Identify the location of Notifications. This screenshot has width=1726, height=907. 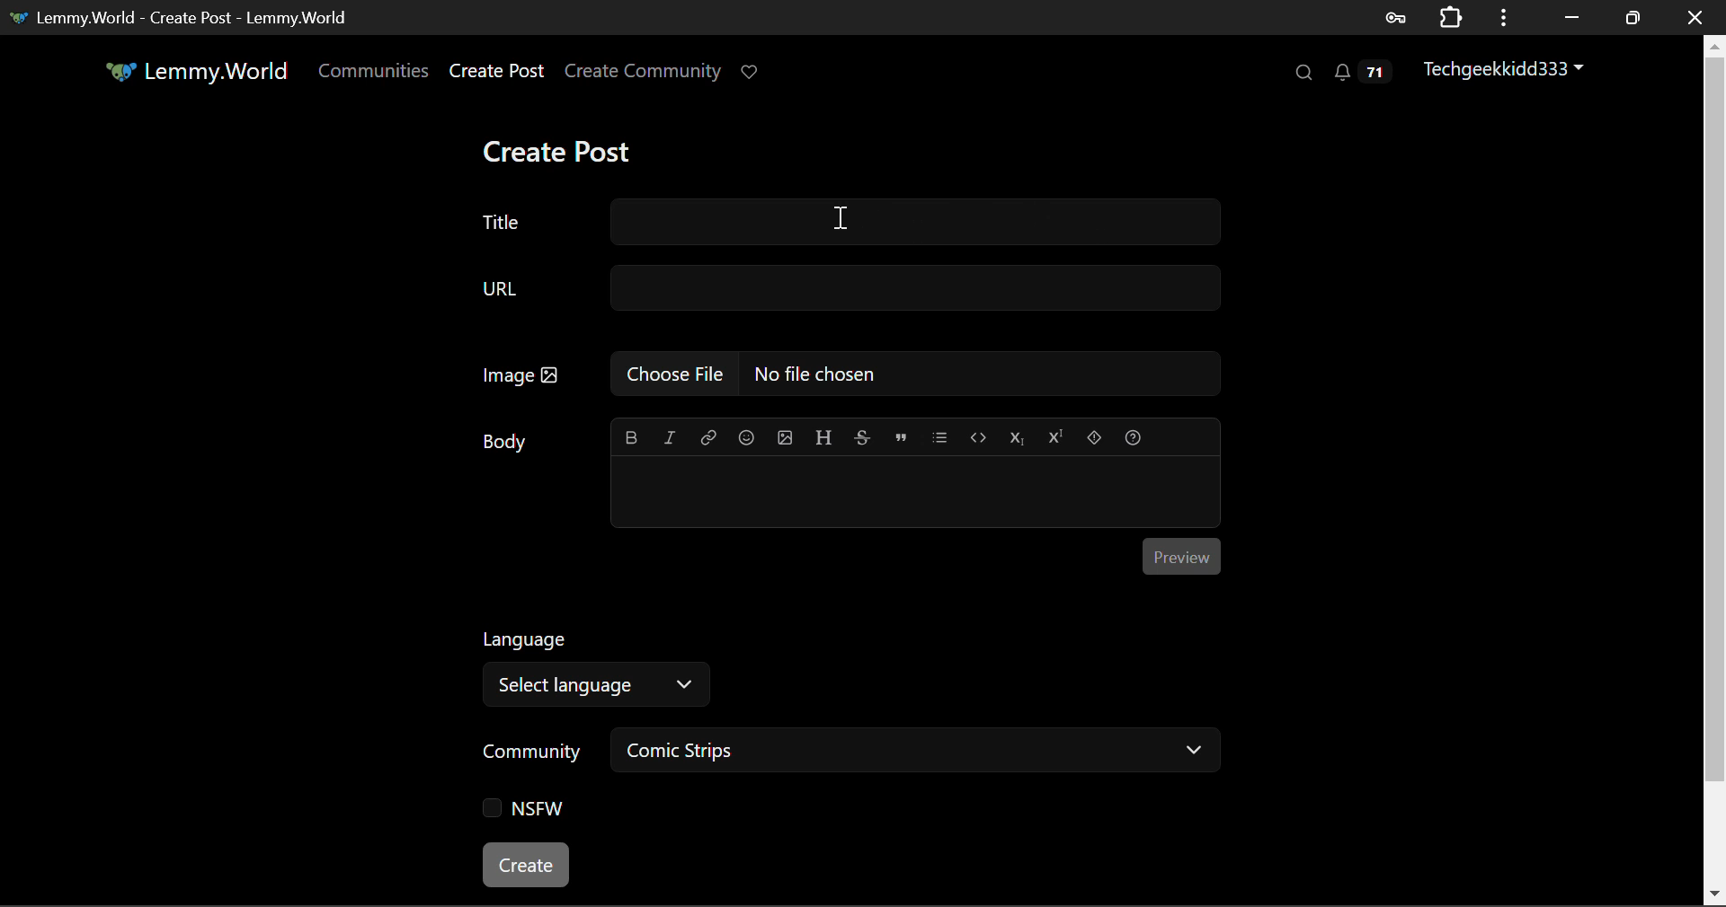
(1358, 72).